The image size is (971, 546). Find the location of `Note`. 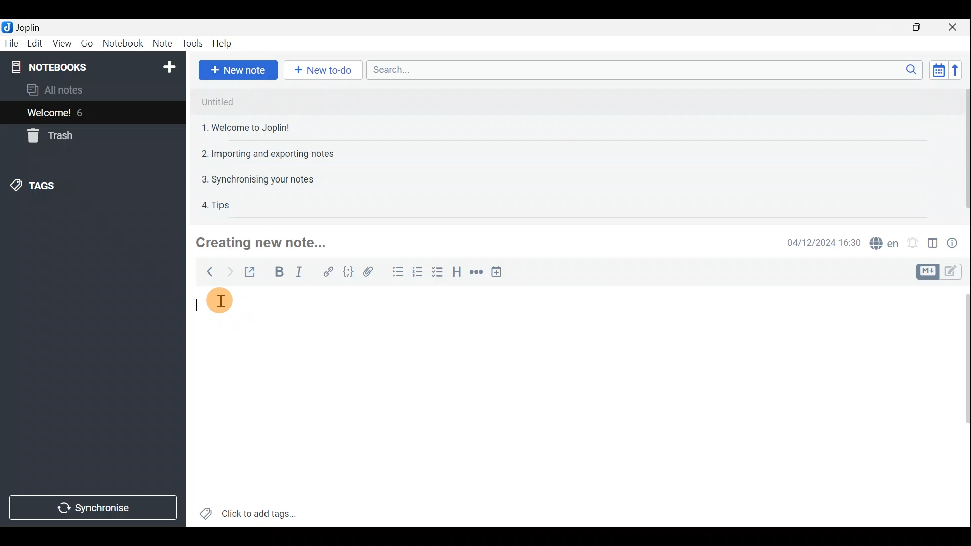

Note is located at coordinates (161, 41).